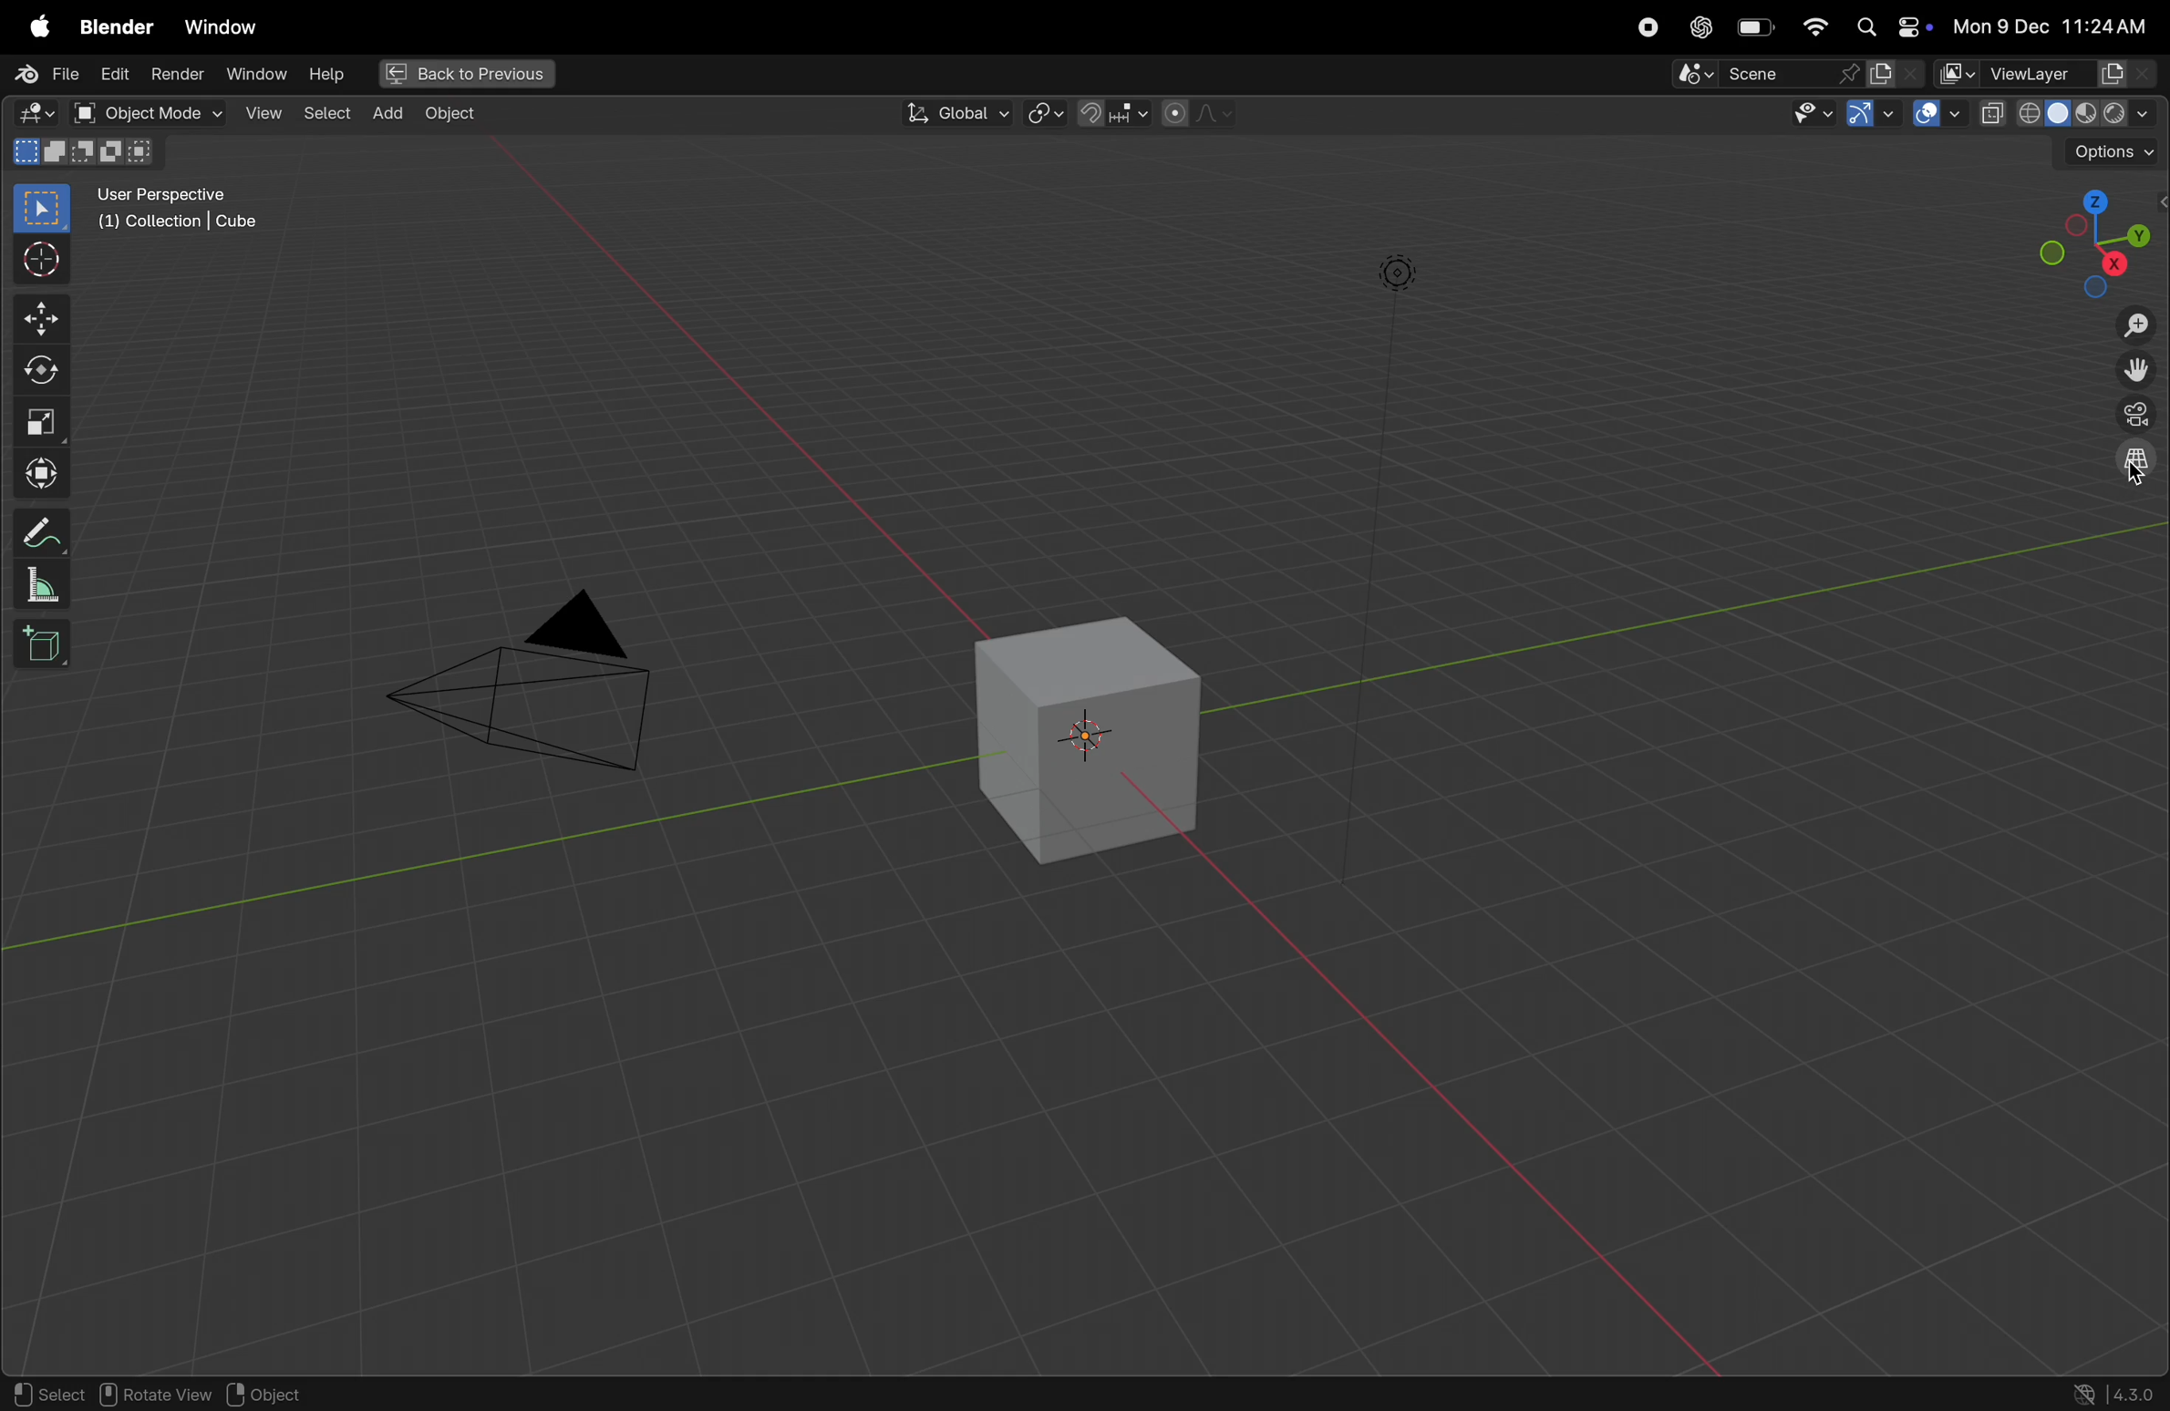  I want to click on scale, so click(46, 420).